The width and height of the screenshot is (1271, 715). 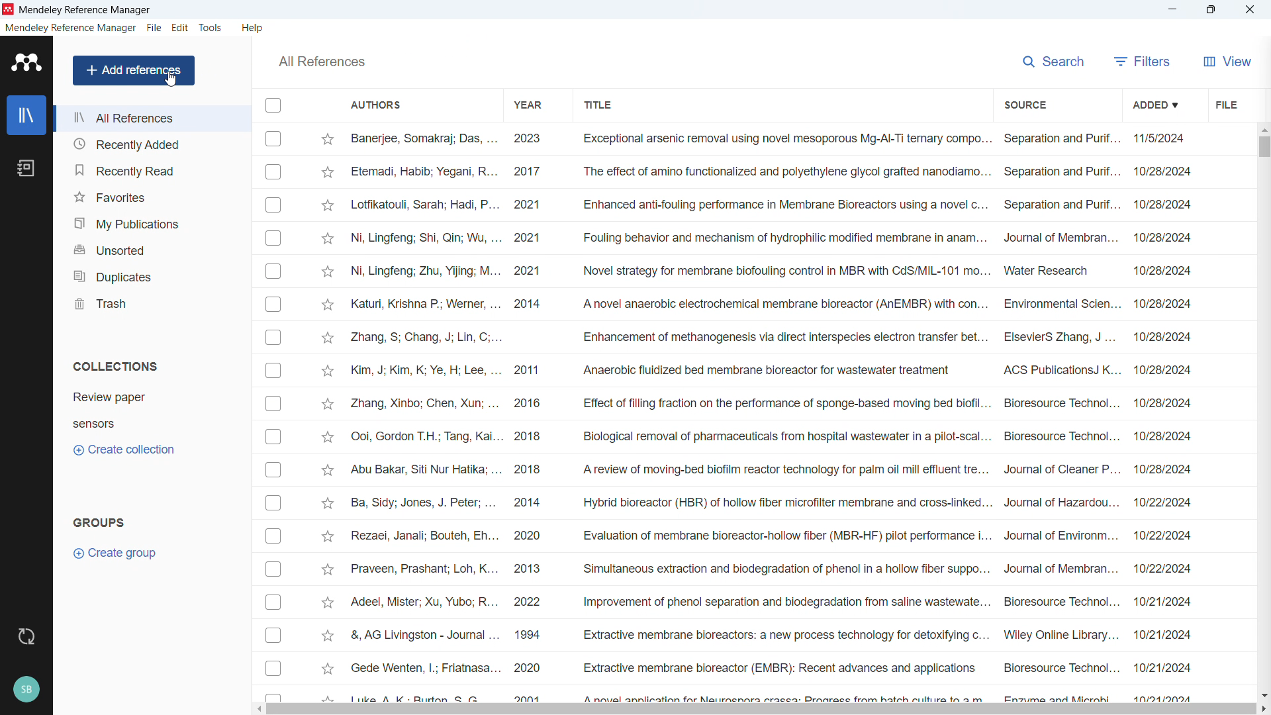 I want to click on View , so click(x=1227, y=61).